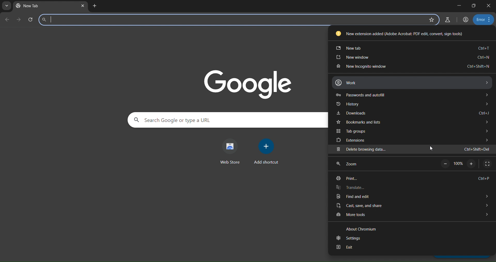  Describe the element at coordinates (466, 20) in the screenshot. I see `accounts` at that location.